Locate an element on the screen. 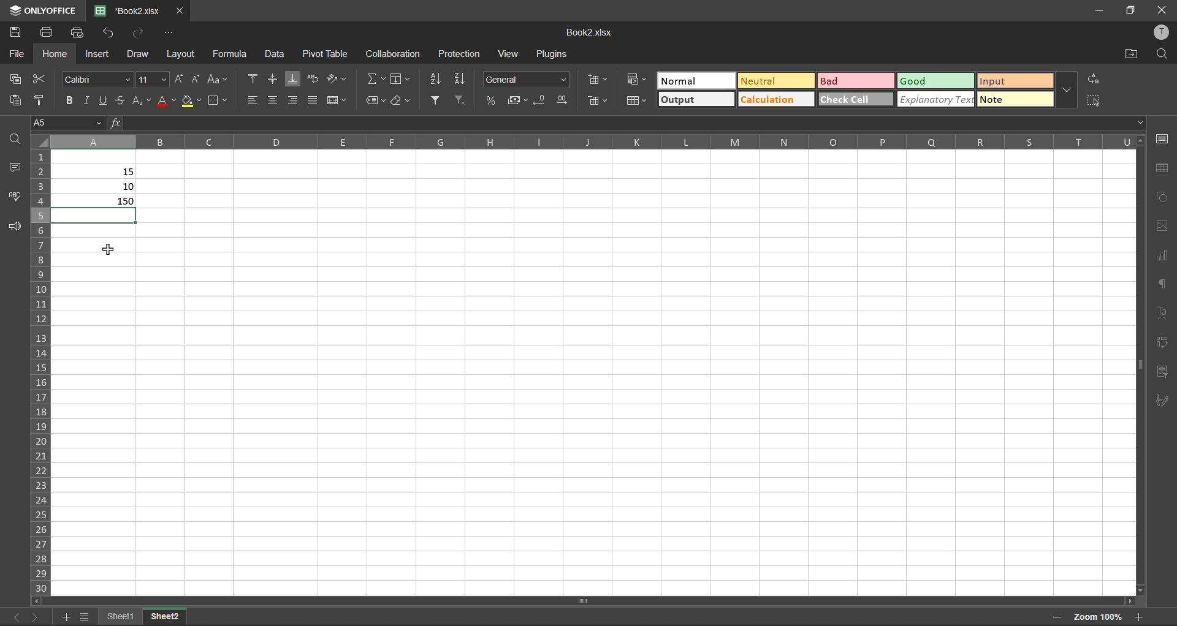  paste is located at coordinates (13, 99).